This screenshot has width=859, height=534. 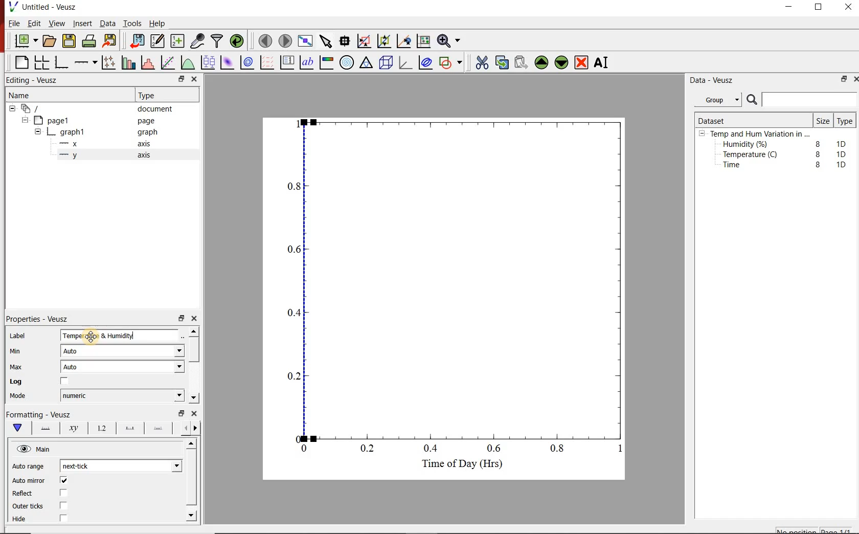 What do you see at coordinates (18, 429) in the screenshot?
I see `main formatting` at bounding box center [18, 429].